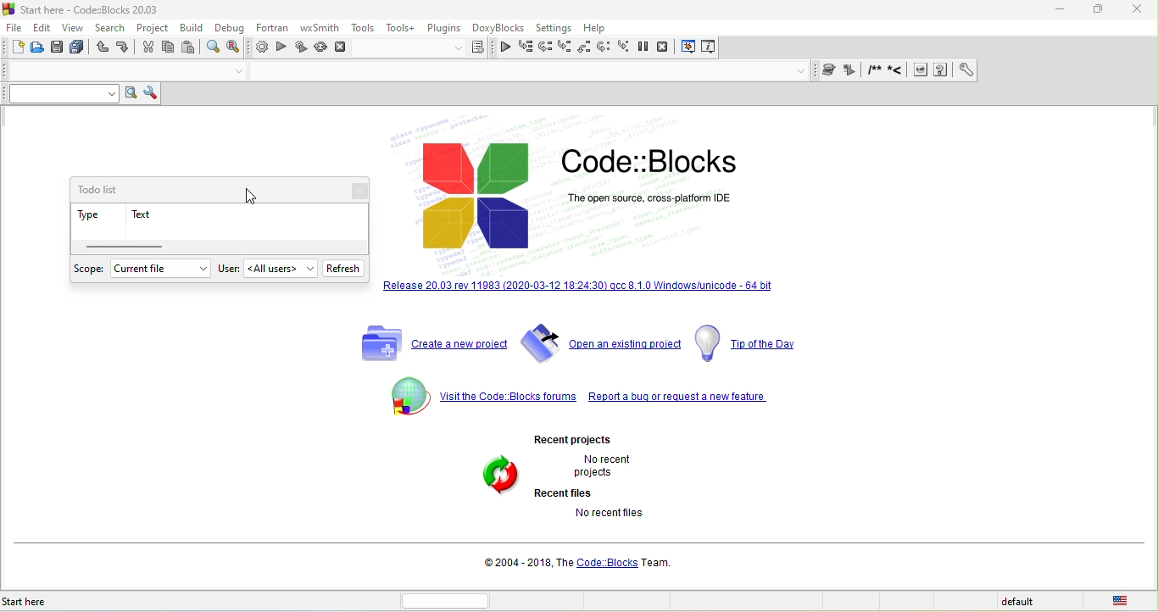 Image resolution: width=1158 pixels, height=612 pixels. I want to click on build , so click(260, 49).